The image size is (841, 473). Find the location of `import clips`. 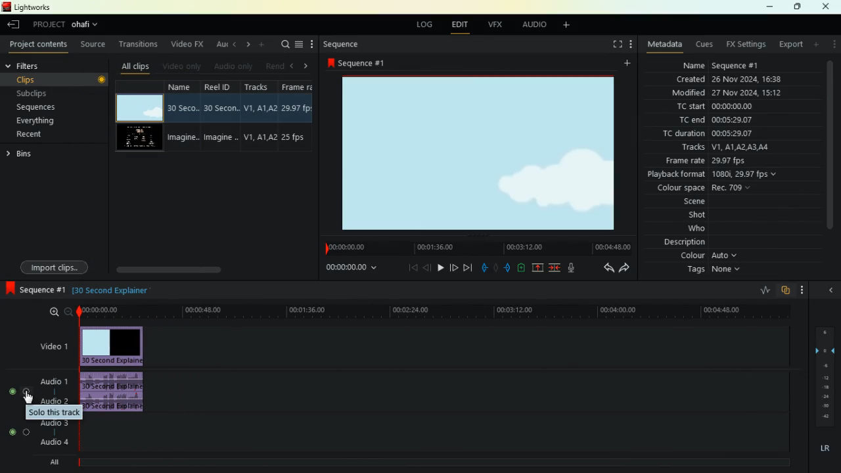

import clips is located at coordinates (53, 266).